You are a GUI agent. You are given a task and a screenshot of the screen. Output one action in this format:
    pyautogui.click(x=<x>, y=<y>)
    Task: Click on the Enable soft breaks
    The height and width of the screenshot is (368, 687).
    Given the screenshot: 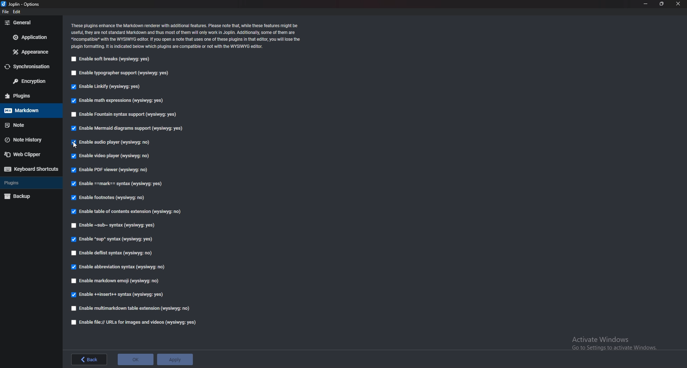 What is the action you would take?
    pyautogui.click(x=112, y=59)
    